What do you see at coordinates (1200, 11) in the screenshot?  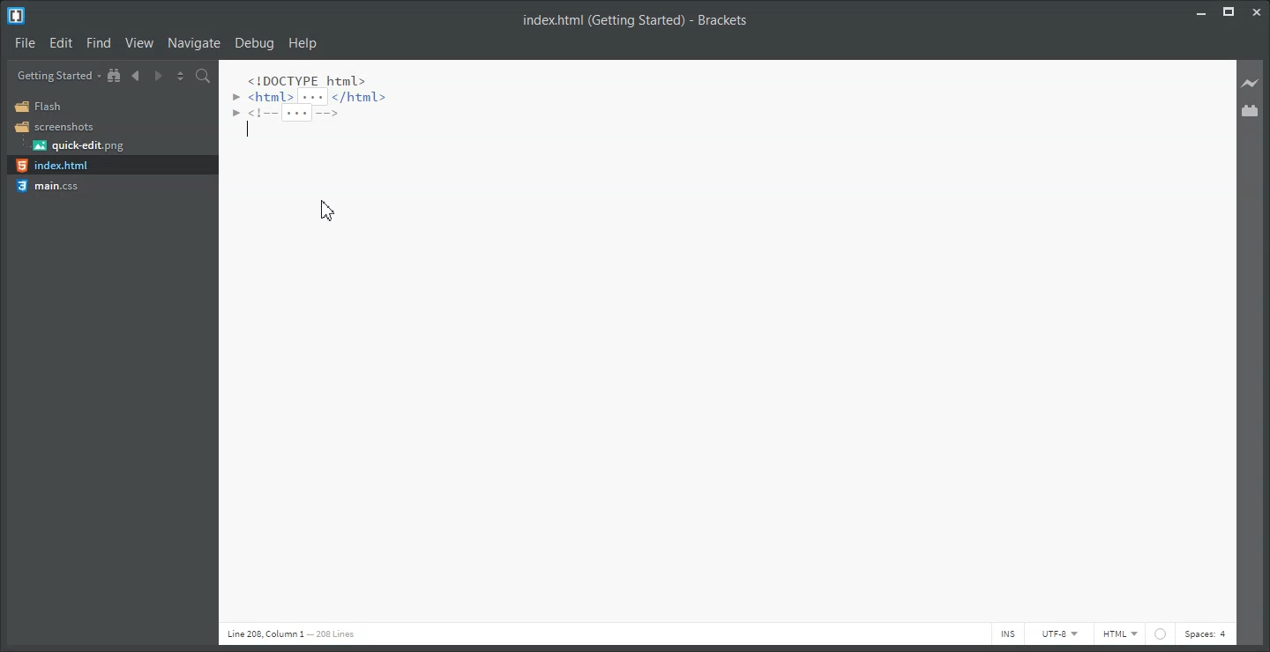 I see `Minimize` at bounding box center [1200, 11].